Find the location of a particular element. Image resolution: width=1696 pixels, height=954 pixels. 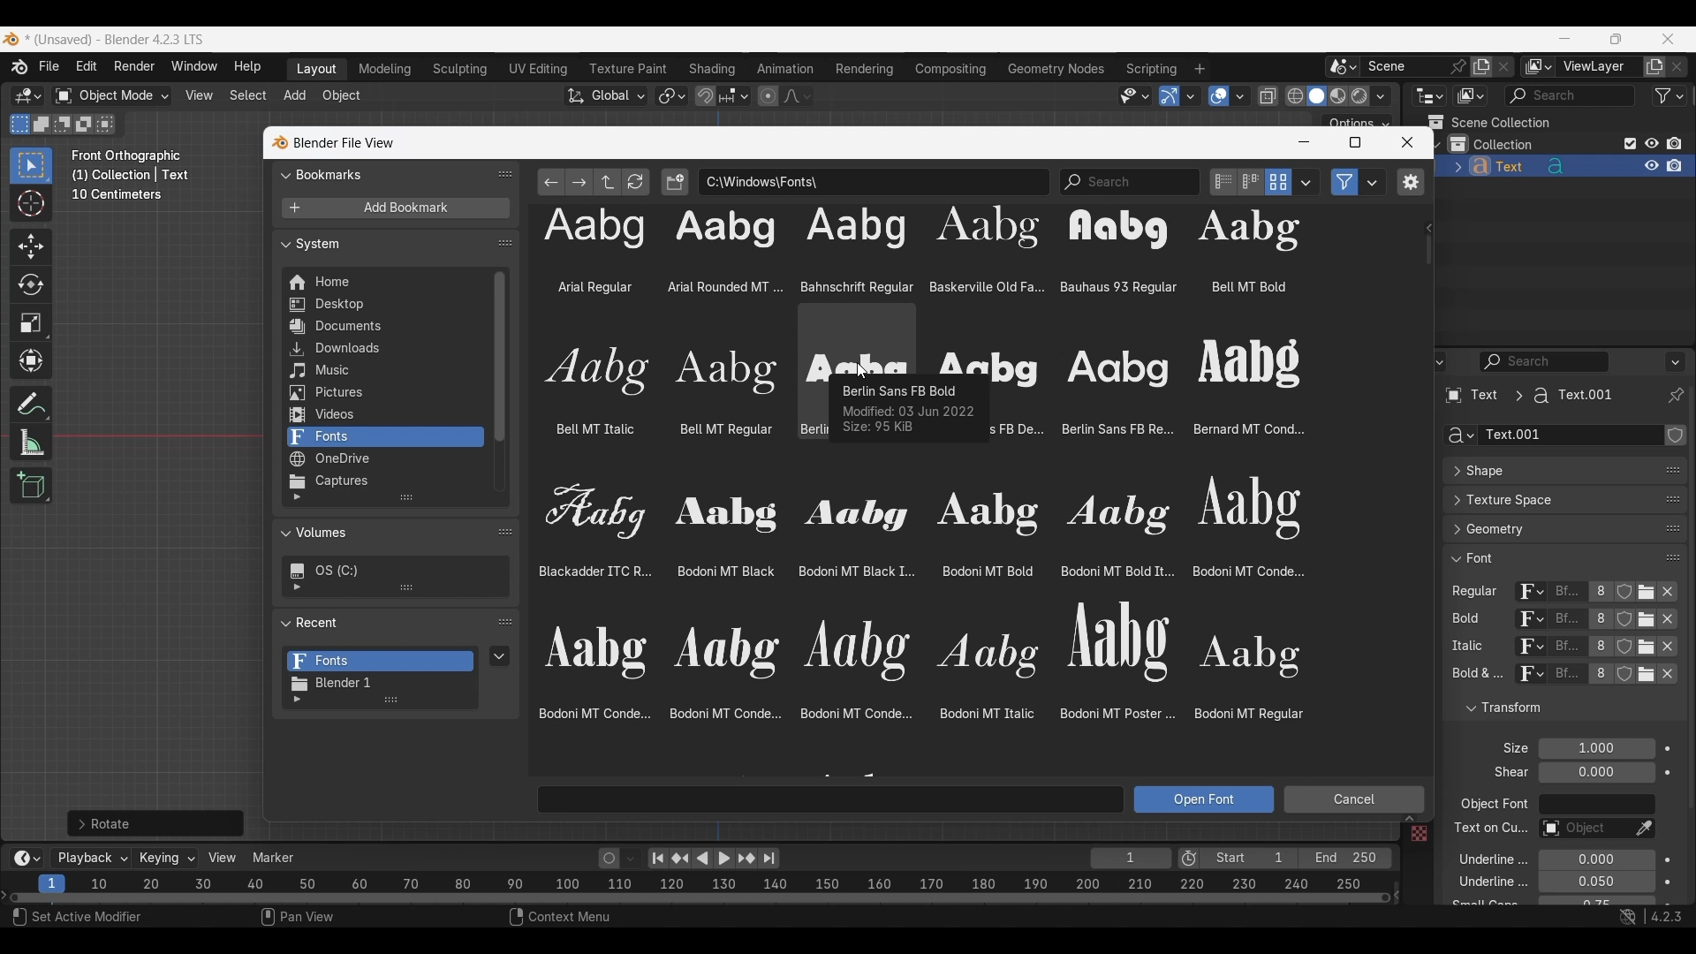

File menu is located at coordinates (50, 67).